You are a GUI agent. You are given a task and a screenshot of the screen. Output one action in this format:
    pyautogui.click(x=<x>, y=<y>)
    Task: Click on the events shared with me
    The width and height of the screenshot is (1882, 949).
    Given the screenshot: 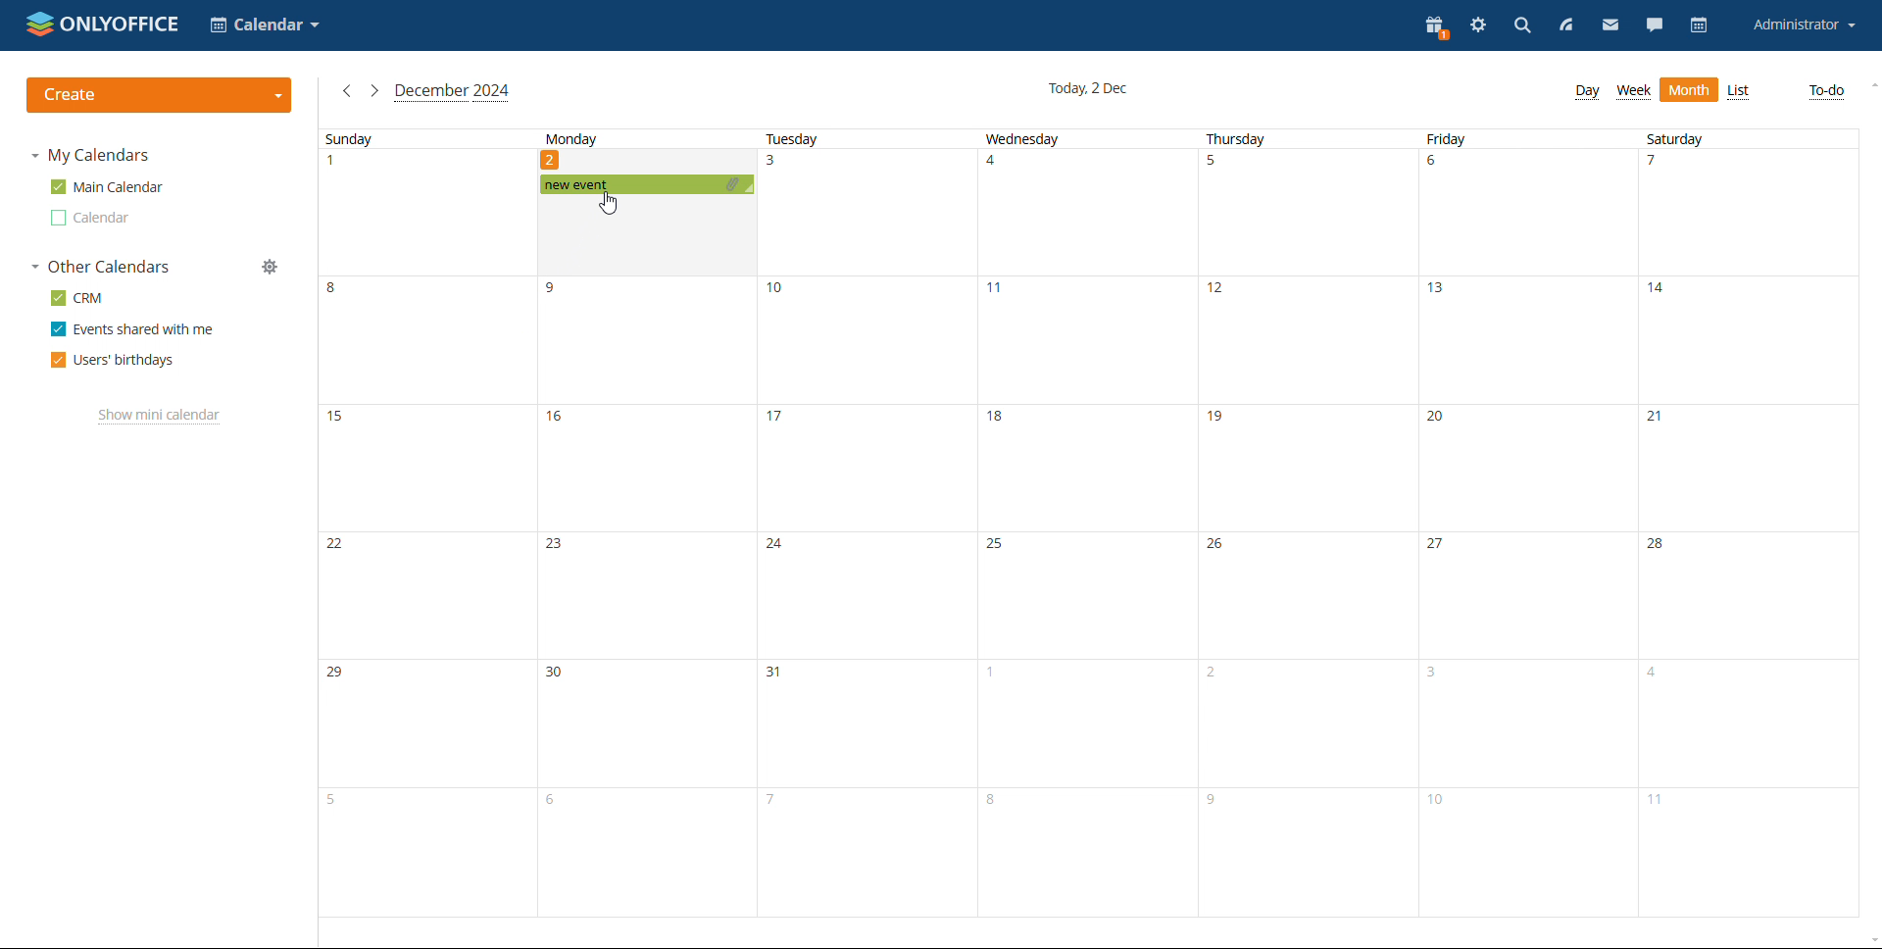 What is the action you would take?
    pyautogui.click(x=133, y=328)
    